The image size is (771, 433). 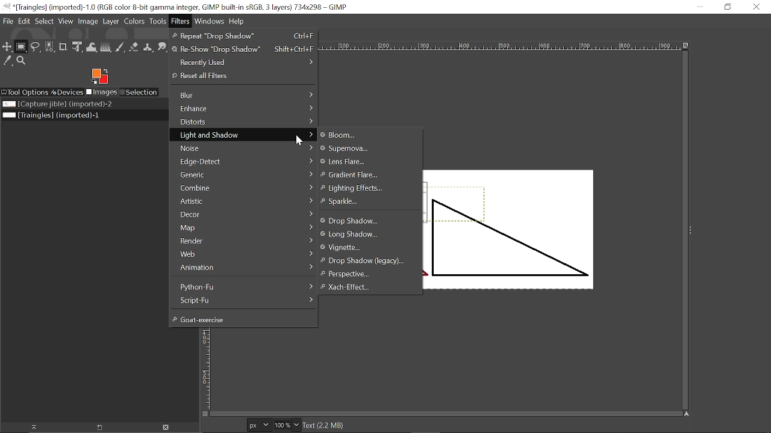 I want to click on Light and shadow, so click(x=246, y=135).